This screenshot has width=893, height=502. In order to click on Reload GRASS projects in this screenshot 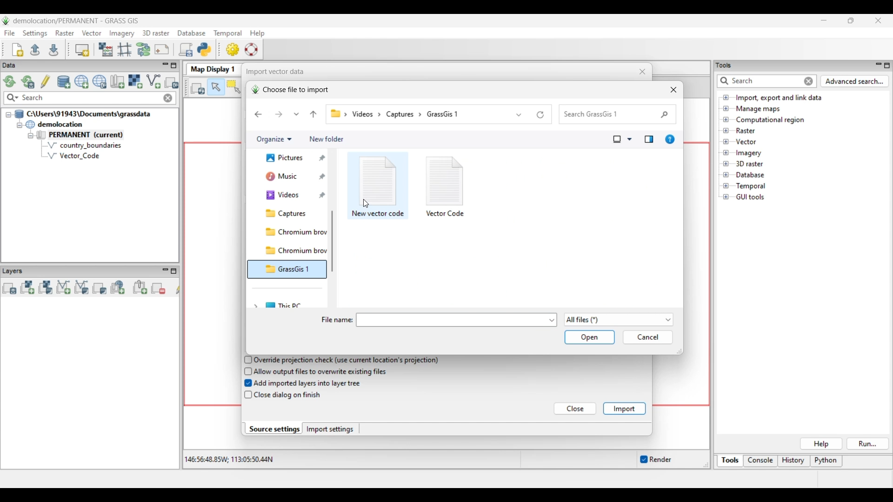, I will do `click(10, 81)`.